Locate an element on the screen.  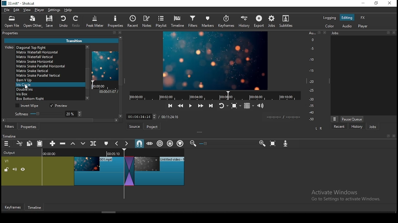
settings is located at coordinates (54, 11).